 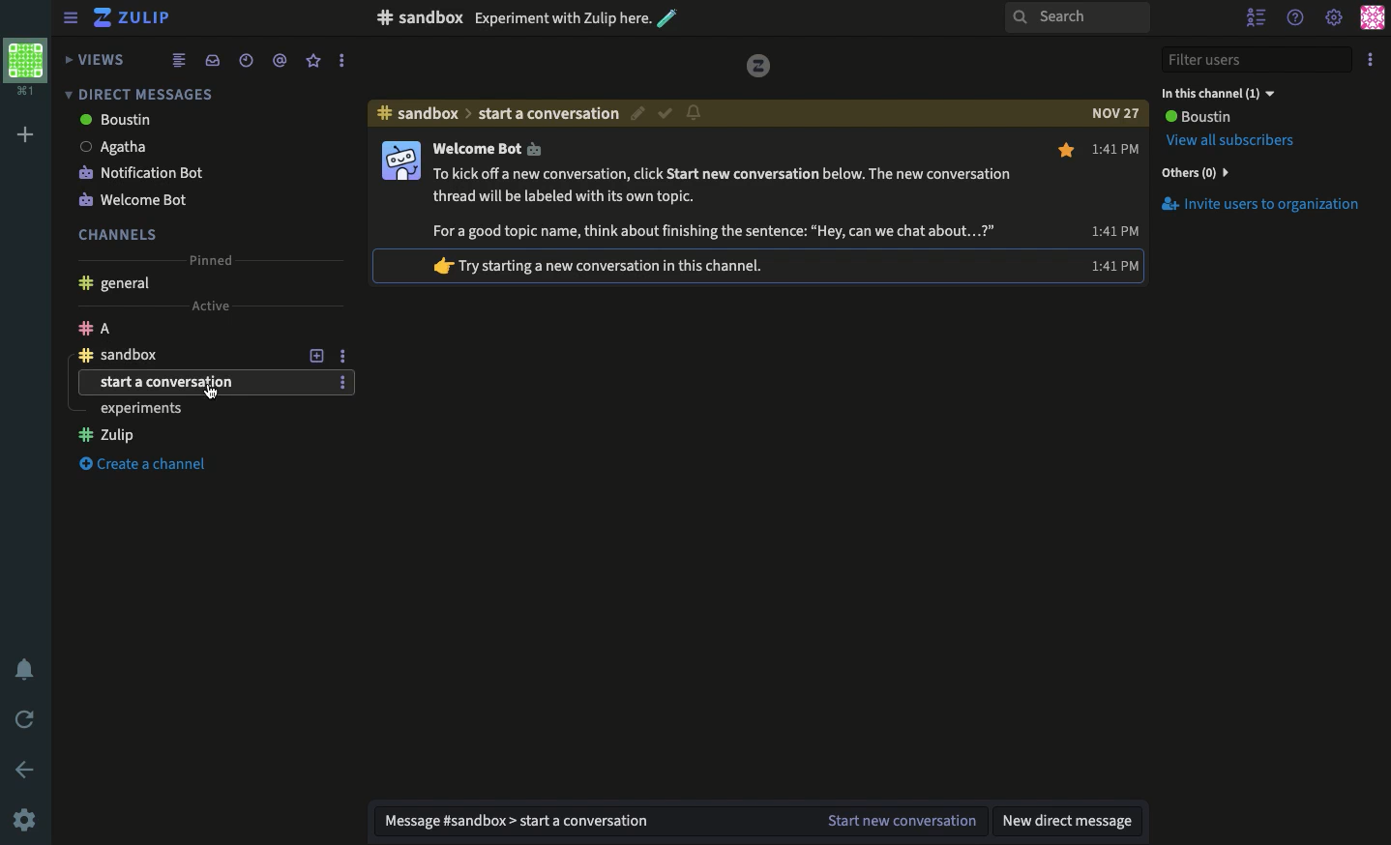 What do you see at coordinates (720, 189) in the screenshot?
I see `Messages` at bounding box center [720, 189].